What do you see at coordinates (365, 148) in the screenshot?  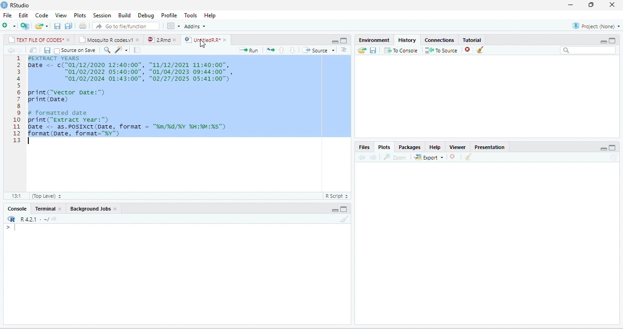 I see `Files` at bounding box center [365, 148].